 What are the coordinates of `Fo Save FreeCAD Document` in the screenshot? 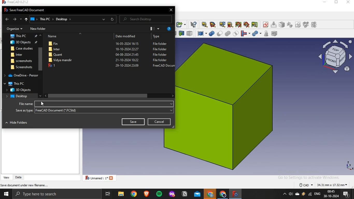 It's located at (25, 10).